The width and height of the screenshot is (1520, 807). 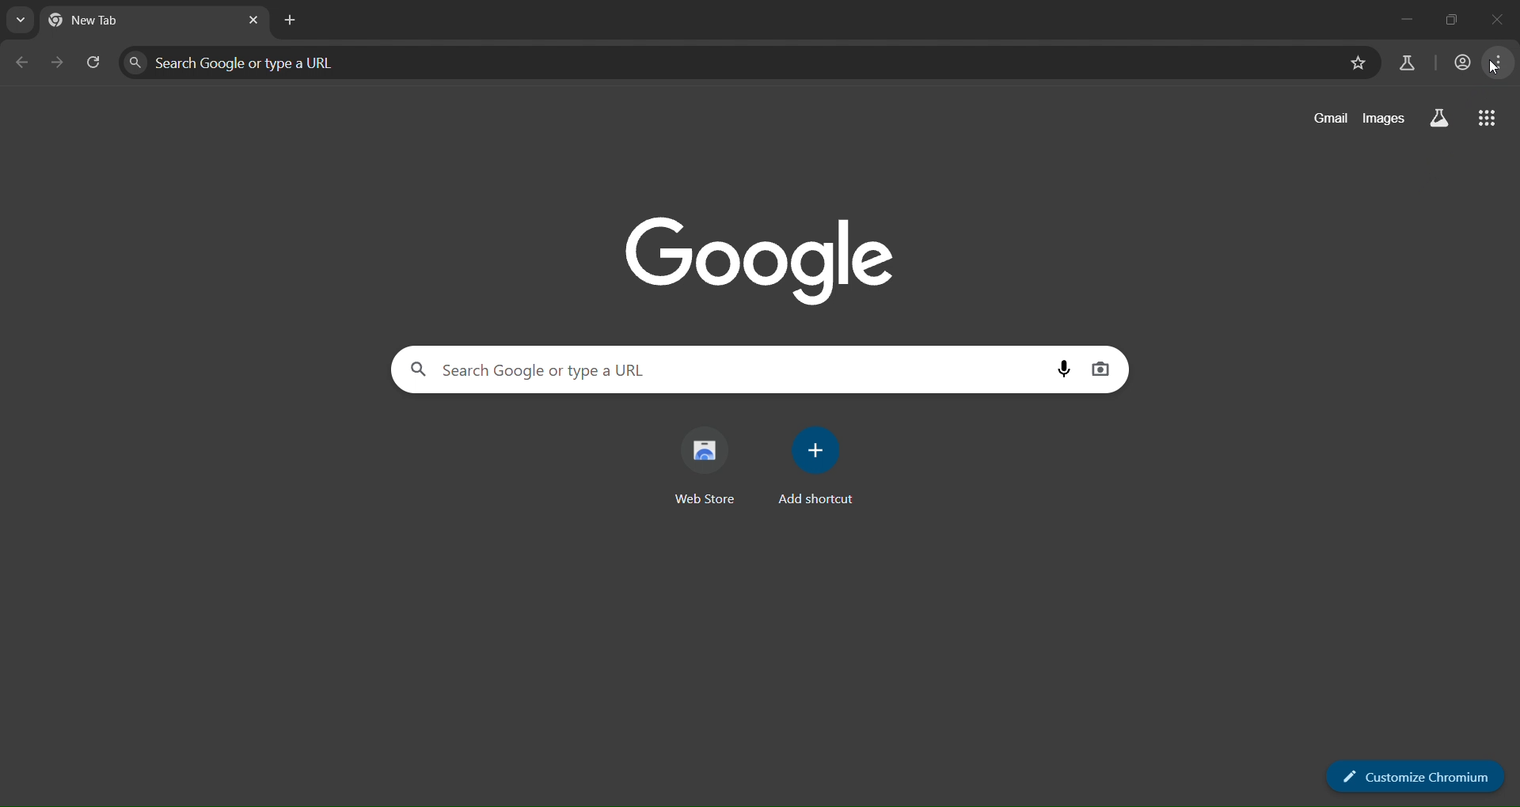 I want to click on add shortcut, so click(x=816, y=465).